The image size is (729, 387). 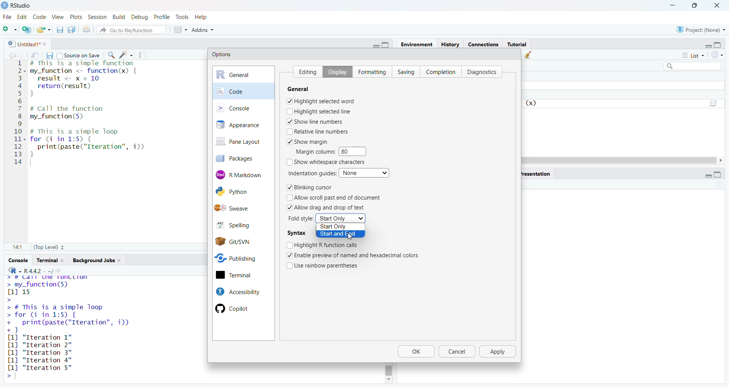 I want to click on console, so click(x=17, y=260).